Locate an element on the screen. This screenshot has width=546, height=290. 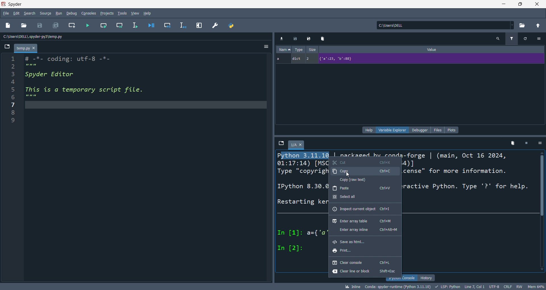
open current directory is located at coordinates (524, 26).